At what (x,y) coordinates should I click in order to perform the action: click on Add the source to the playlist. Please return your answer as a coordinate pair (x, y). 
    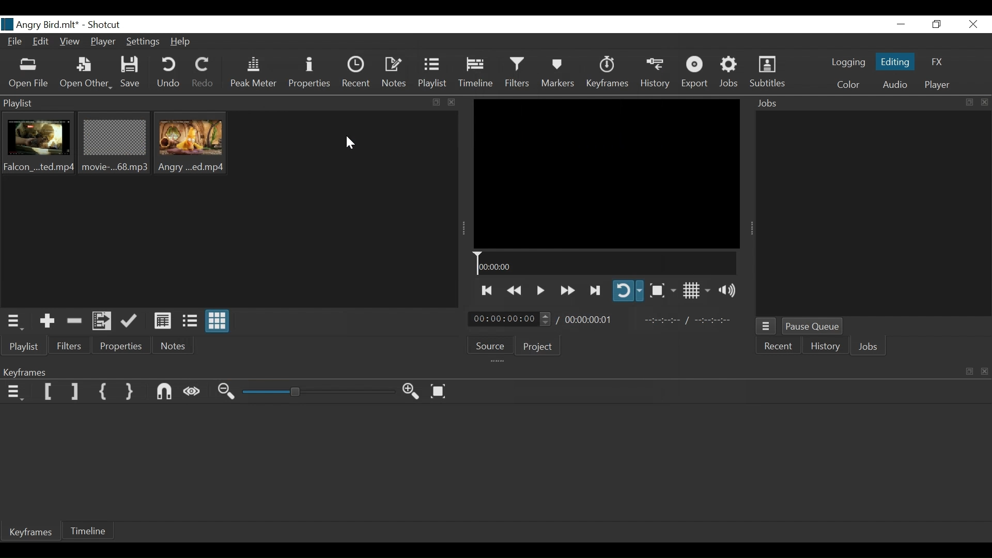
    Looking at the image, I should click on (49, 320).